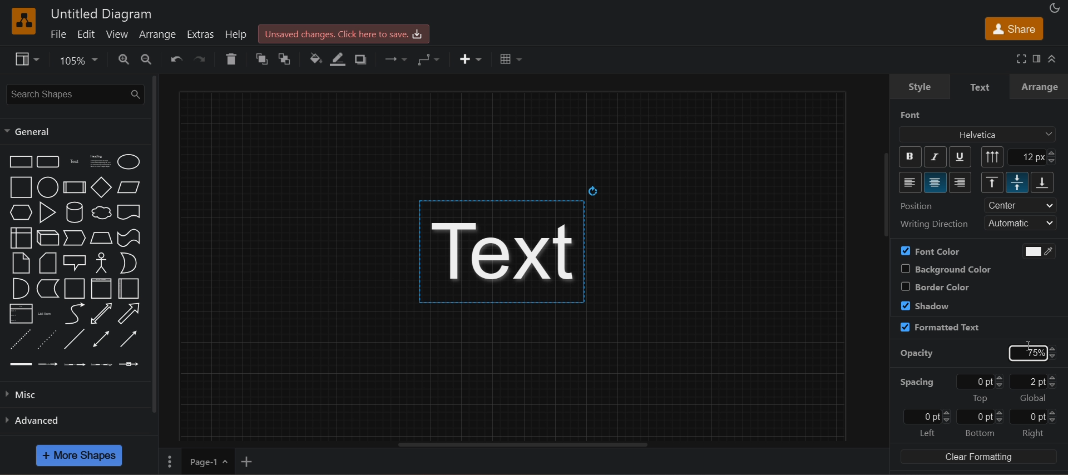 Image resolution: width=1068 pixels, height=475 pixels. What do you see at coordinates (992, 182) in the screenshot?
I see `top` at bounding box center [992, 182].